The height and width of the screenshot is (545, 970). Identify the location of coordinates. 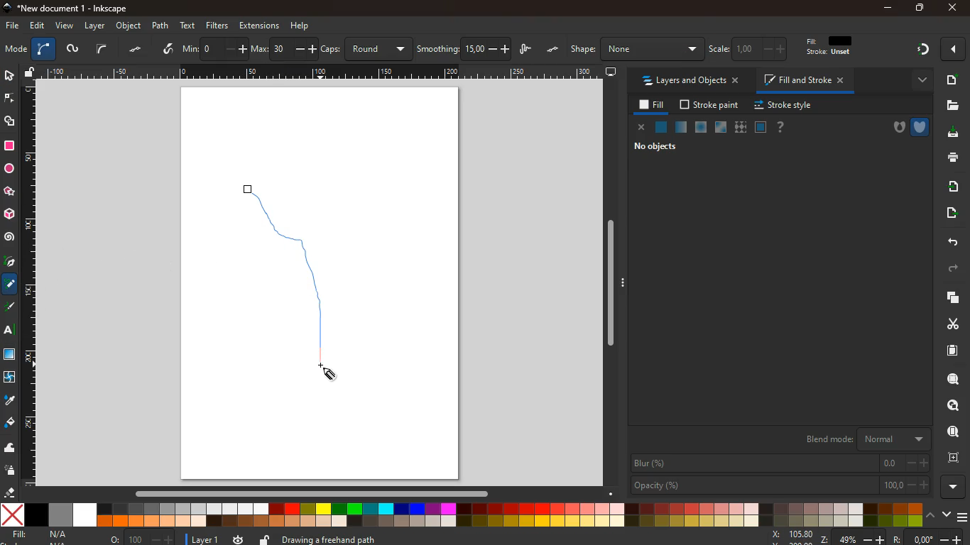
(413, 49).